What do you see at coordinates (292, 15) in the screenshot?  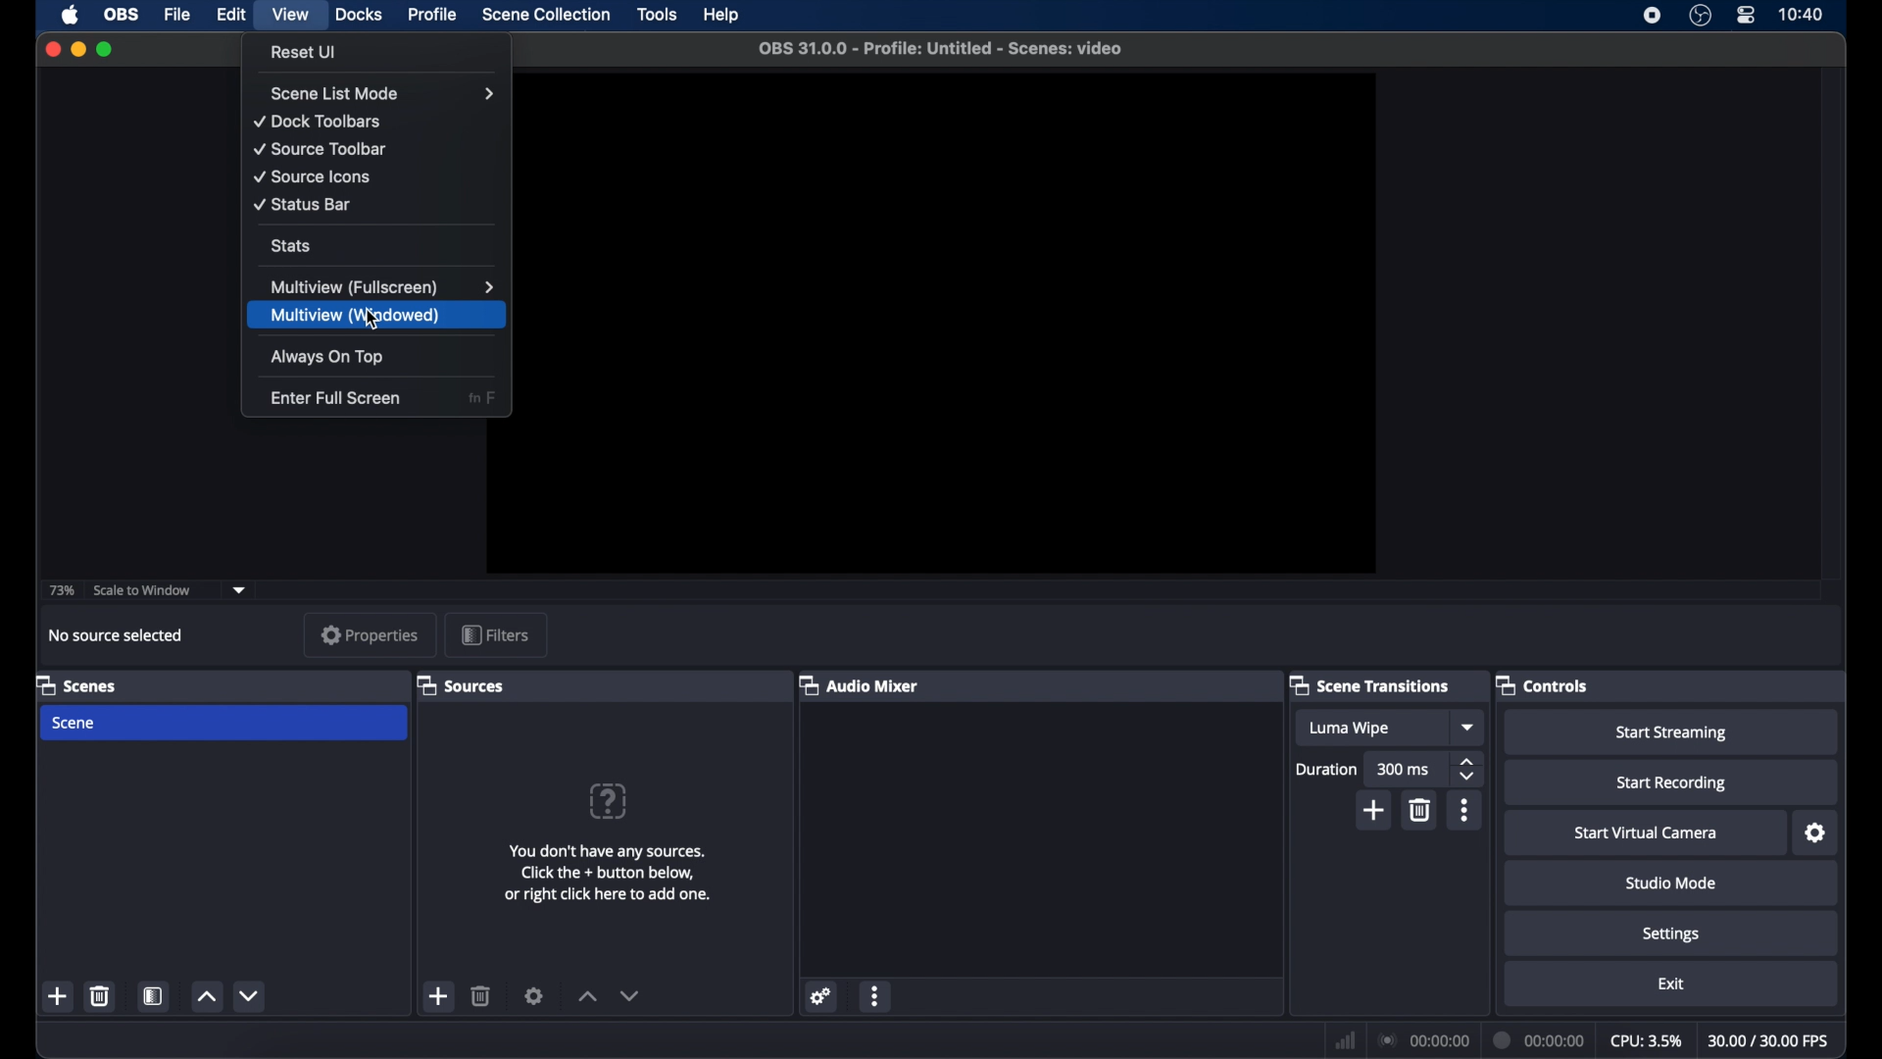 I see `view` at bounding box center [292, 15].